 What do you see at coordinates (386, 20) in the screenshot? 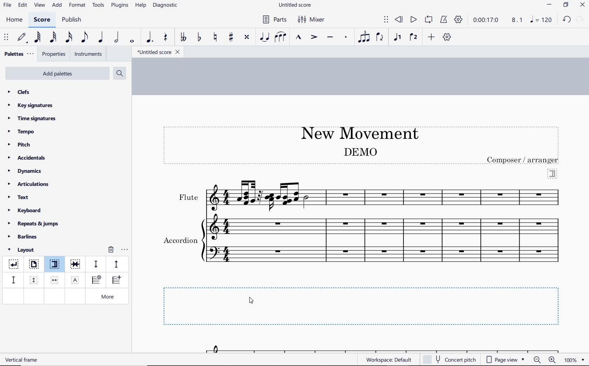
I see `select to move` at bounding box center [386, 20].